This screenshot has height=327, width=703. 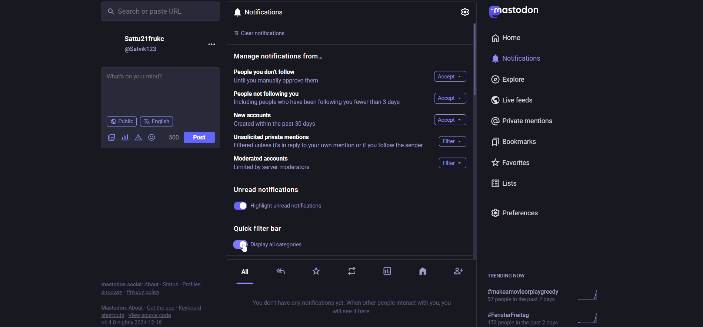 I want to click on unsolicited private mentions Filtered unless it's in reply to your own mention or if you follow the sender, so click(x=331, y=142).